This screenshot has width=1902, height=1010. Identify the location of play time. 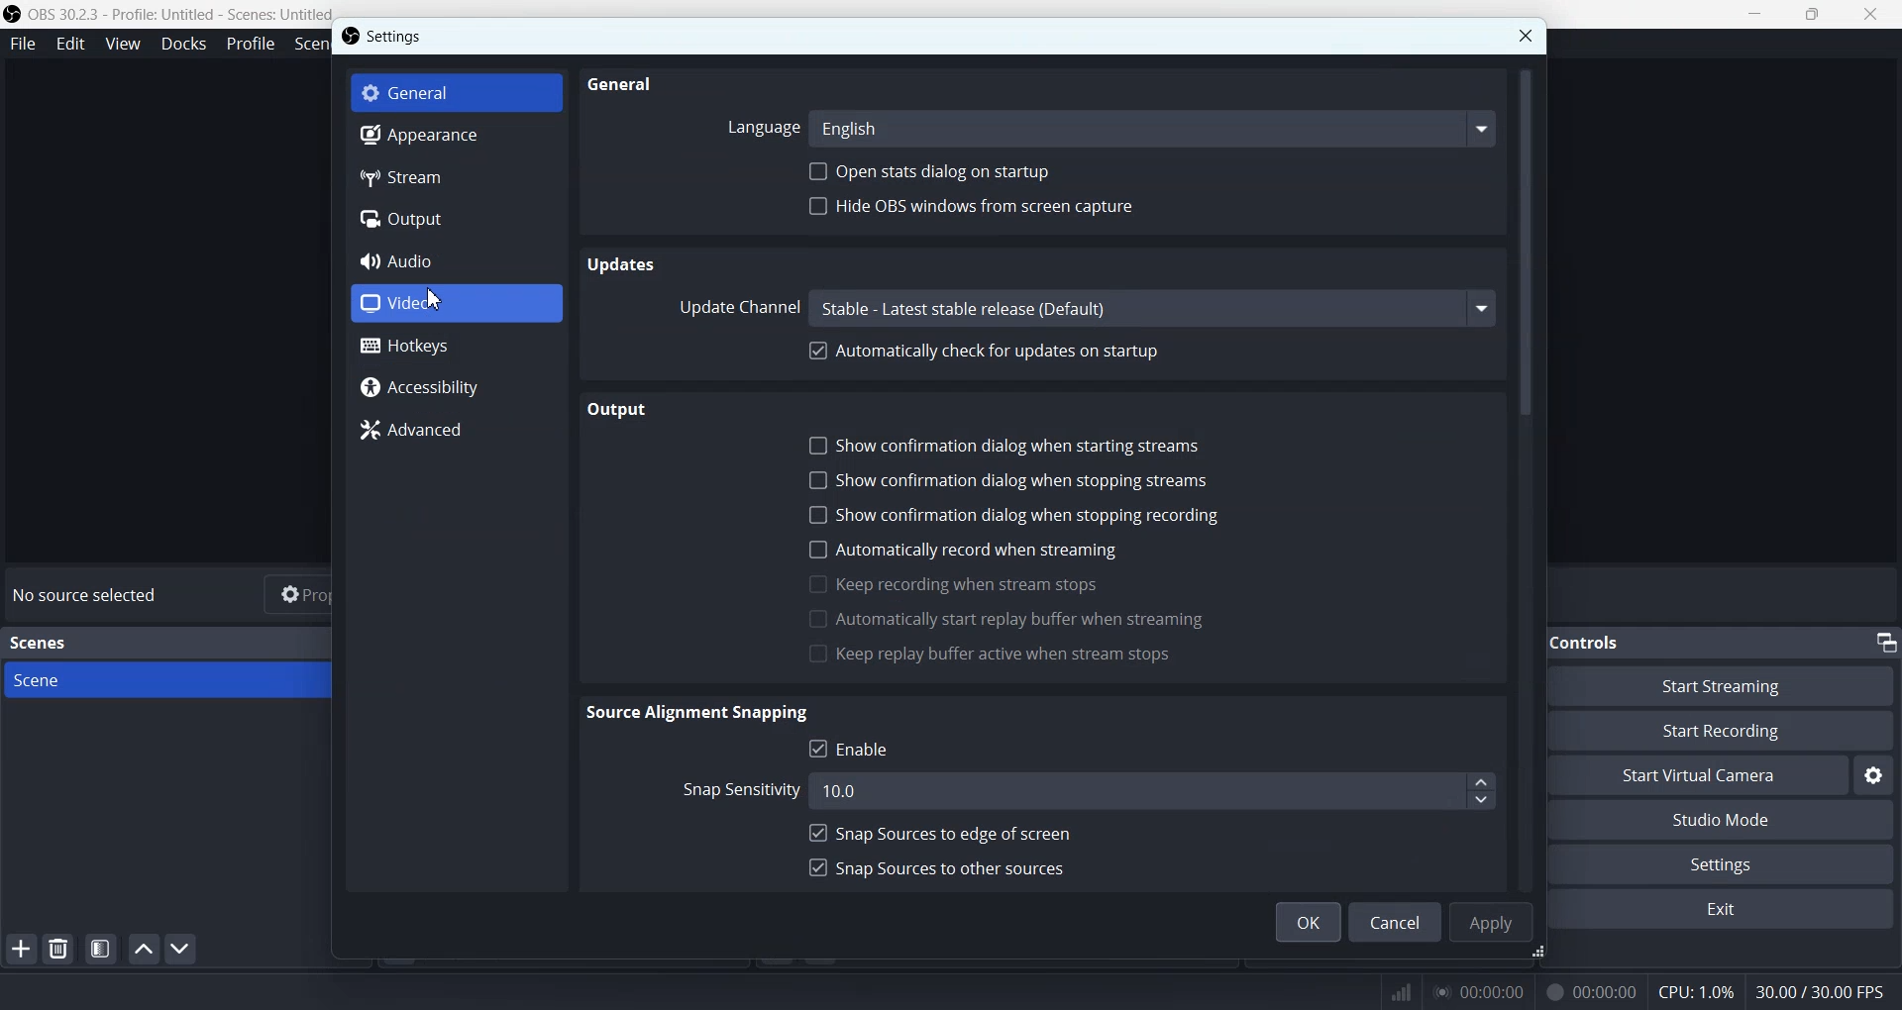
(1480, 991).